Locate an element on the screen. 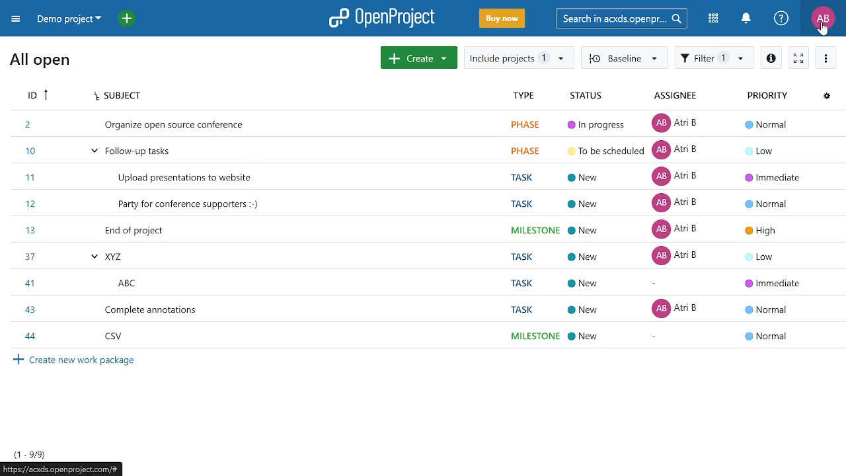 Image resolution: width=846 pixels, height=476 pixels. cursor is located at coordinates (816, 30).